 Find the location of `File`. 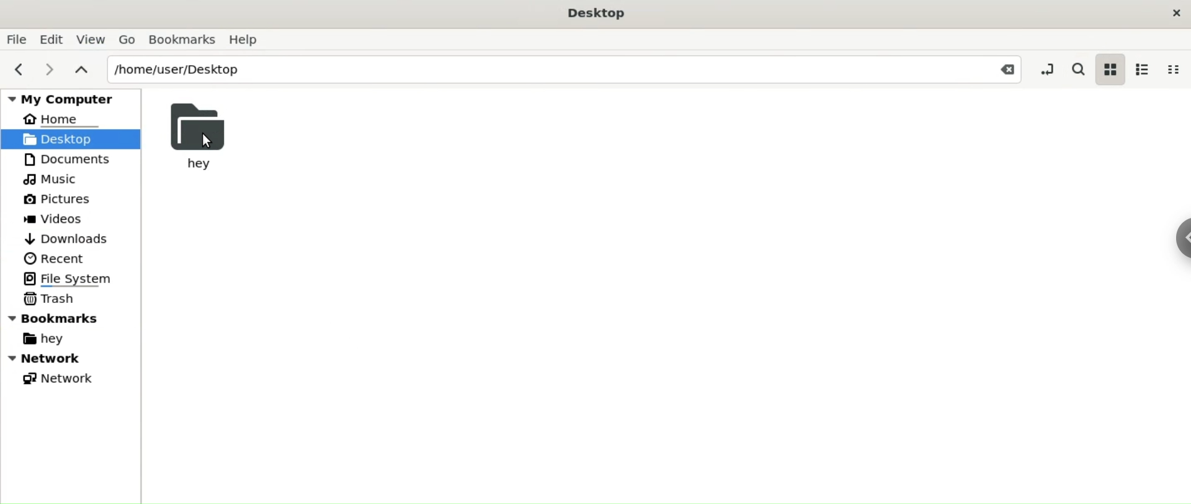

File is located at coordinates (16, 40).